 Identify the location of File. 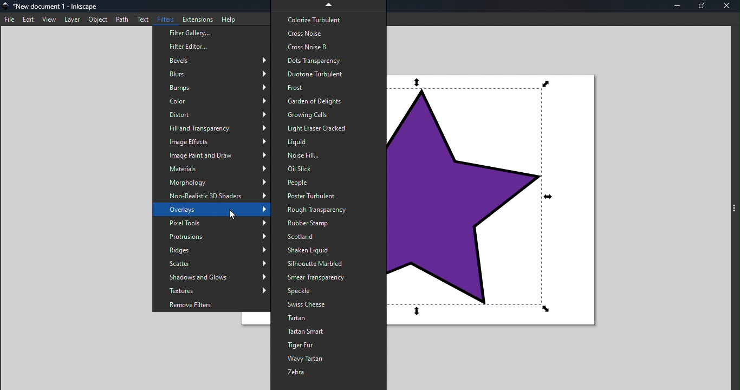
(10, 20).